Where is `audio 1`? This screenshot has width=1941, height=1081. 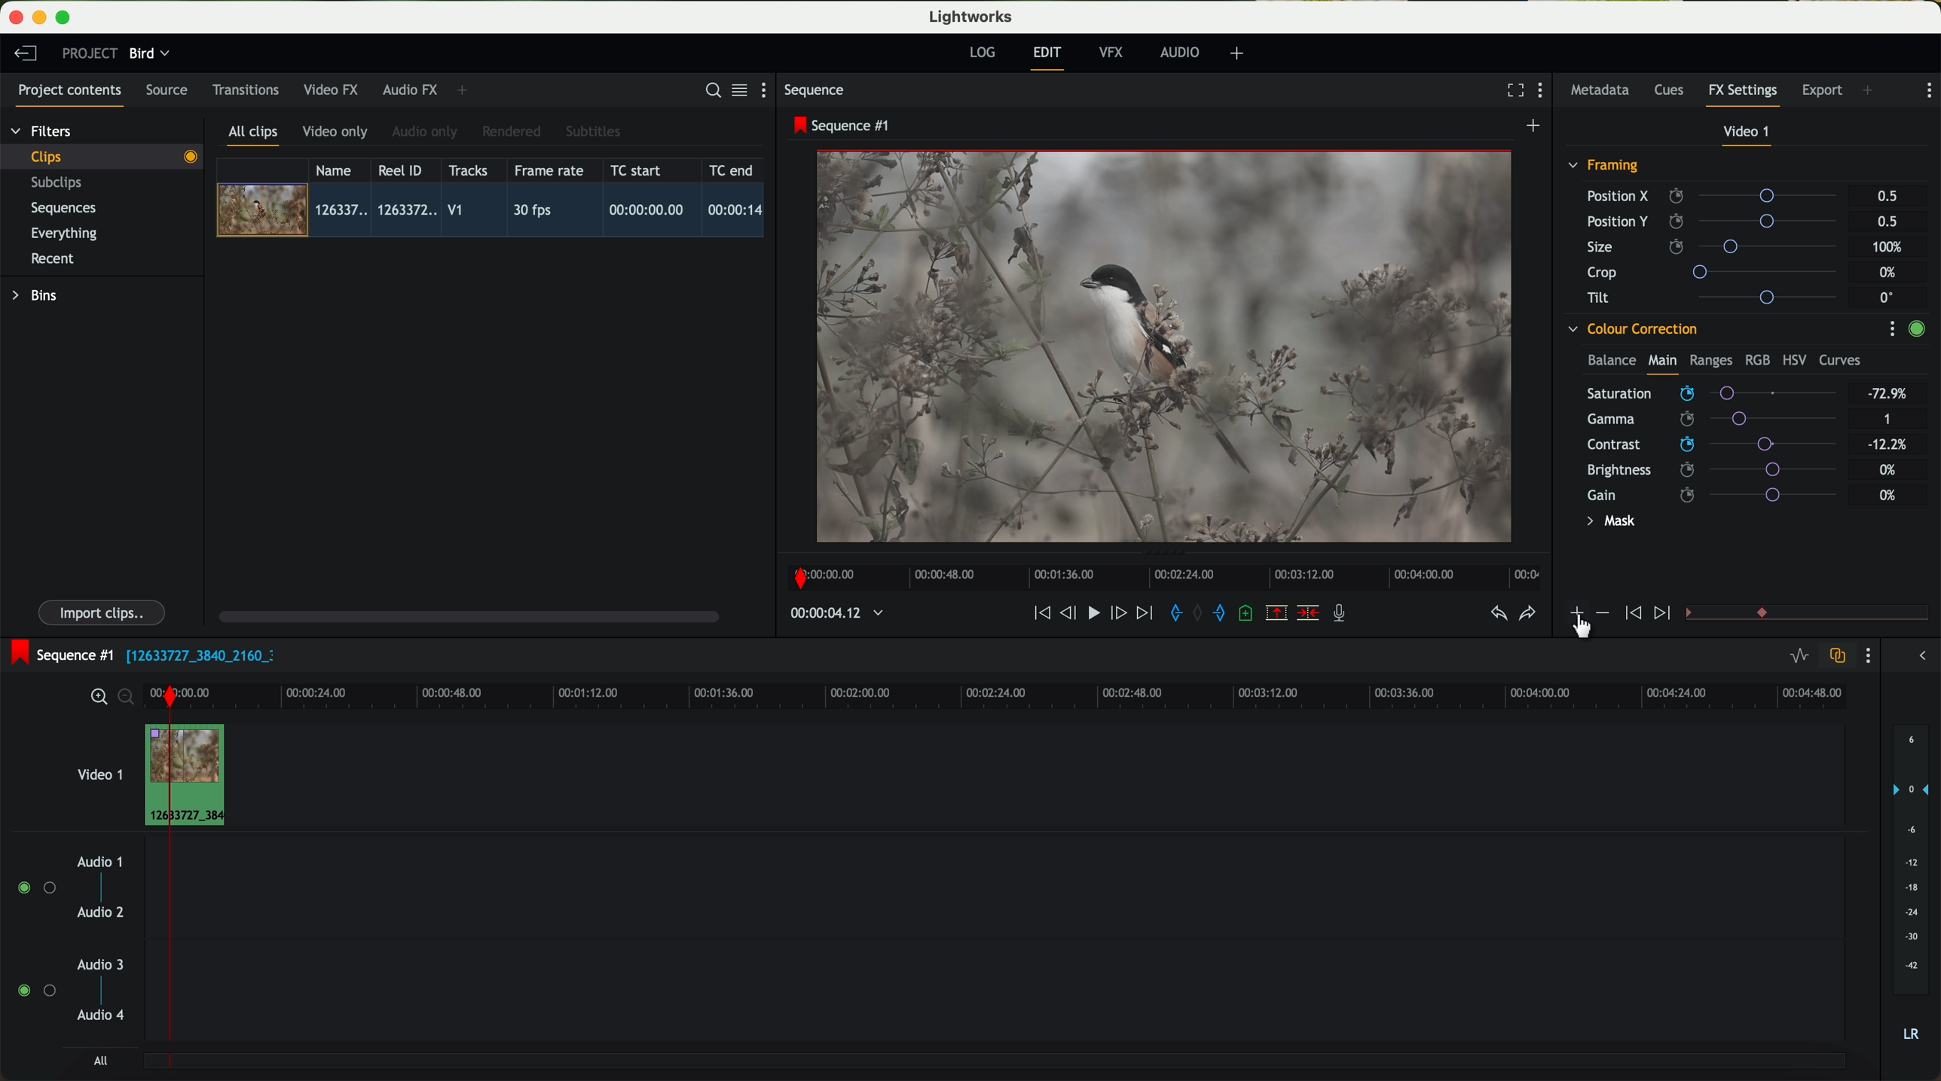 audio 1 is located at coordinates (100, 861).